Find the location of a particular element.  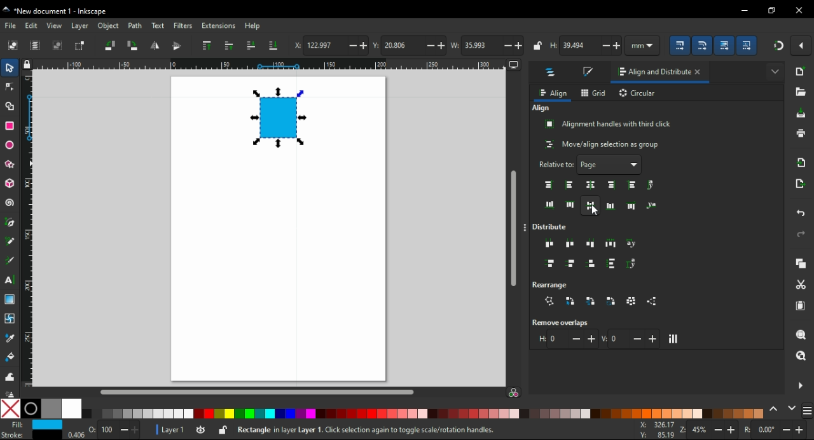

more options is located at coordinates (800, 385).